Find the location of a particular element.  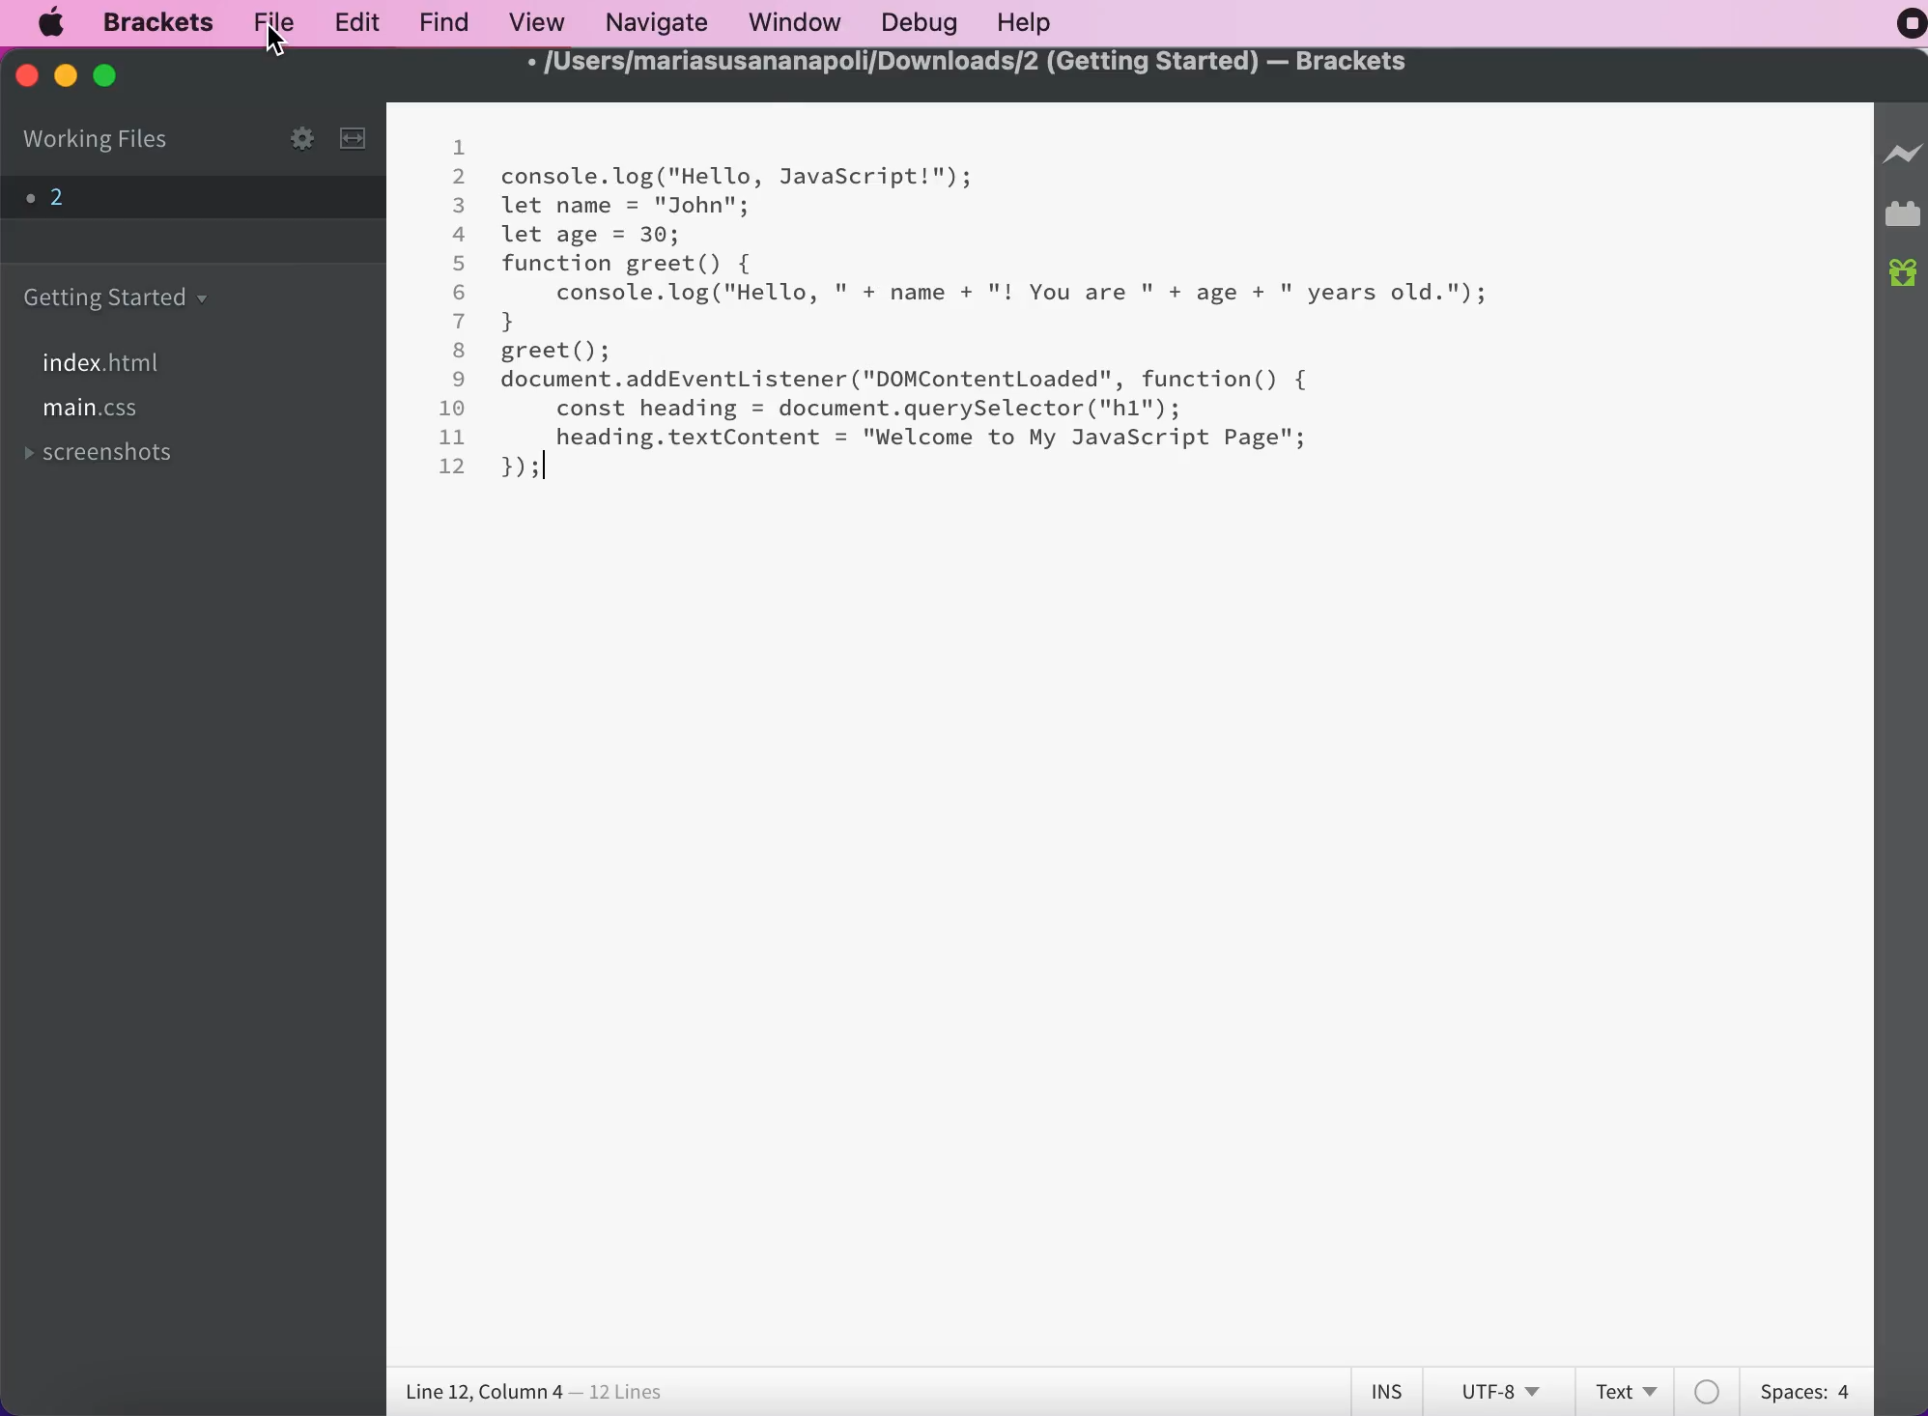

2 is located at coordinates (461, 177).